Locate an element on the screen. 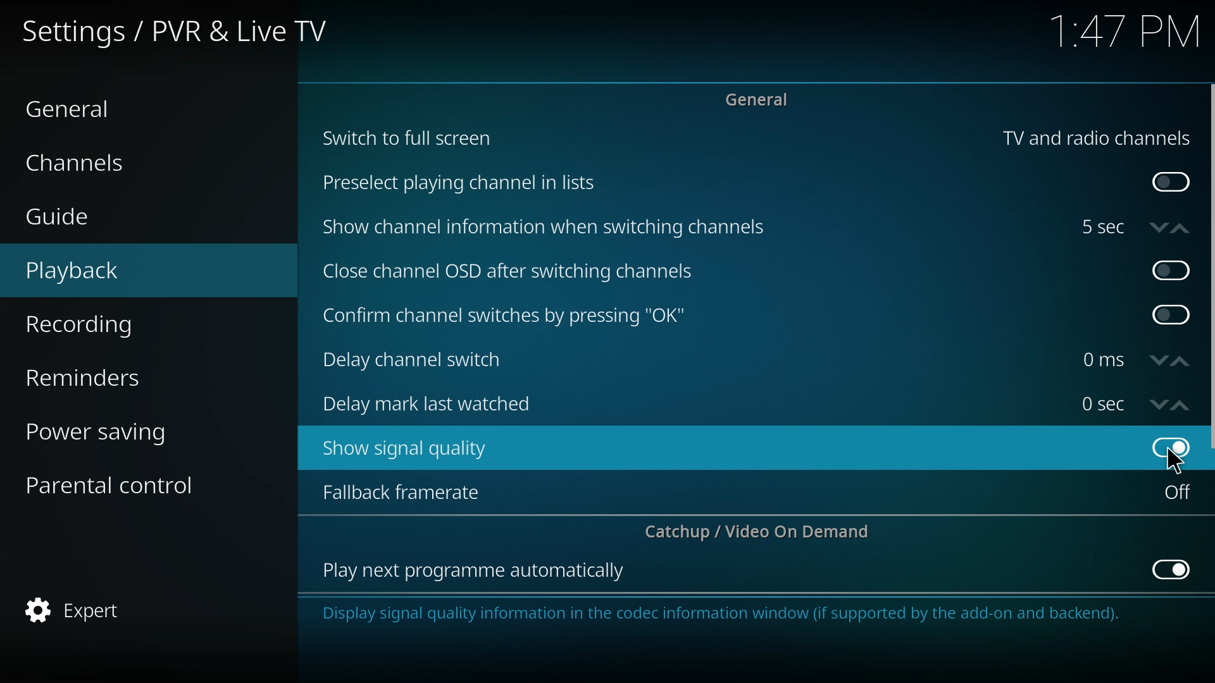 The height and width of the screenshot is (683, 1215). increase time is located at coordinates (1181, 406).